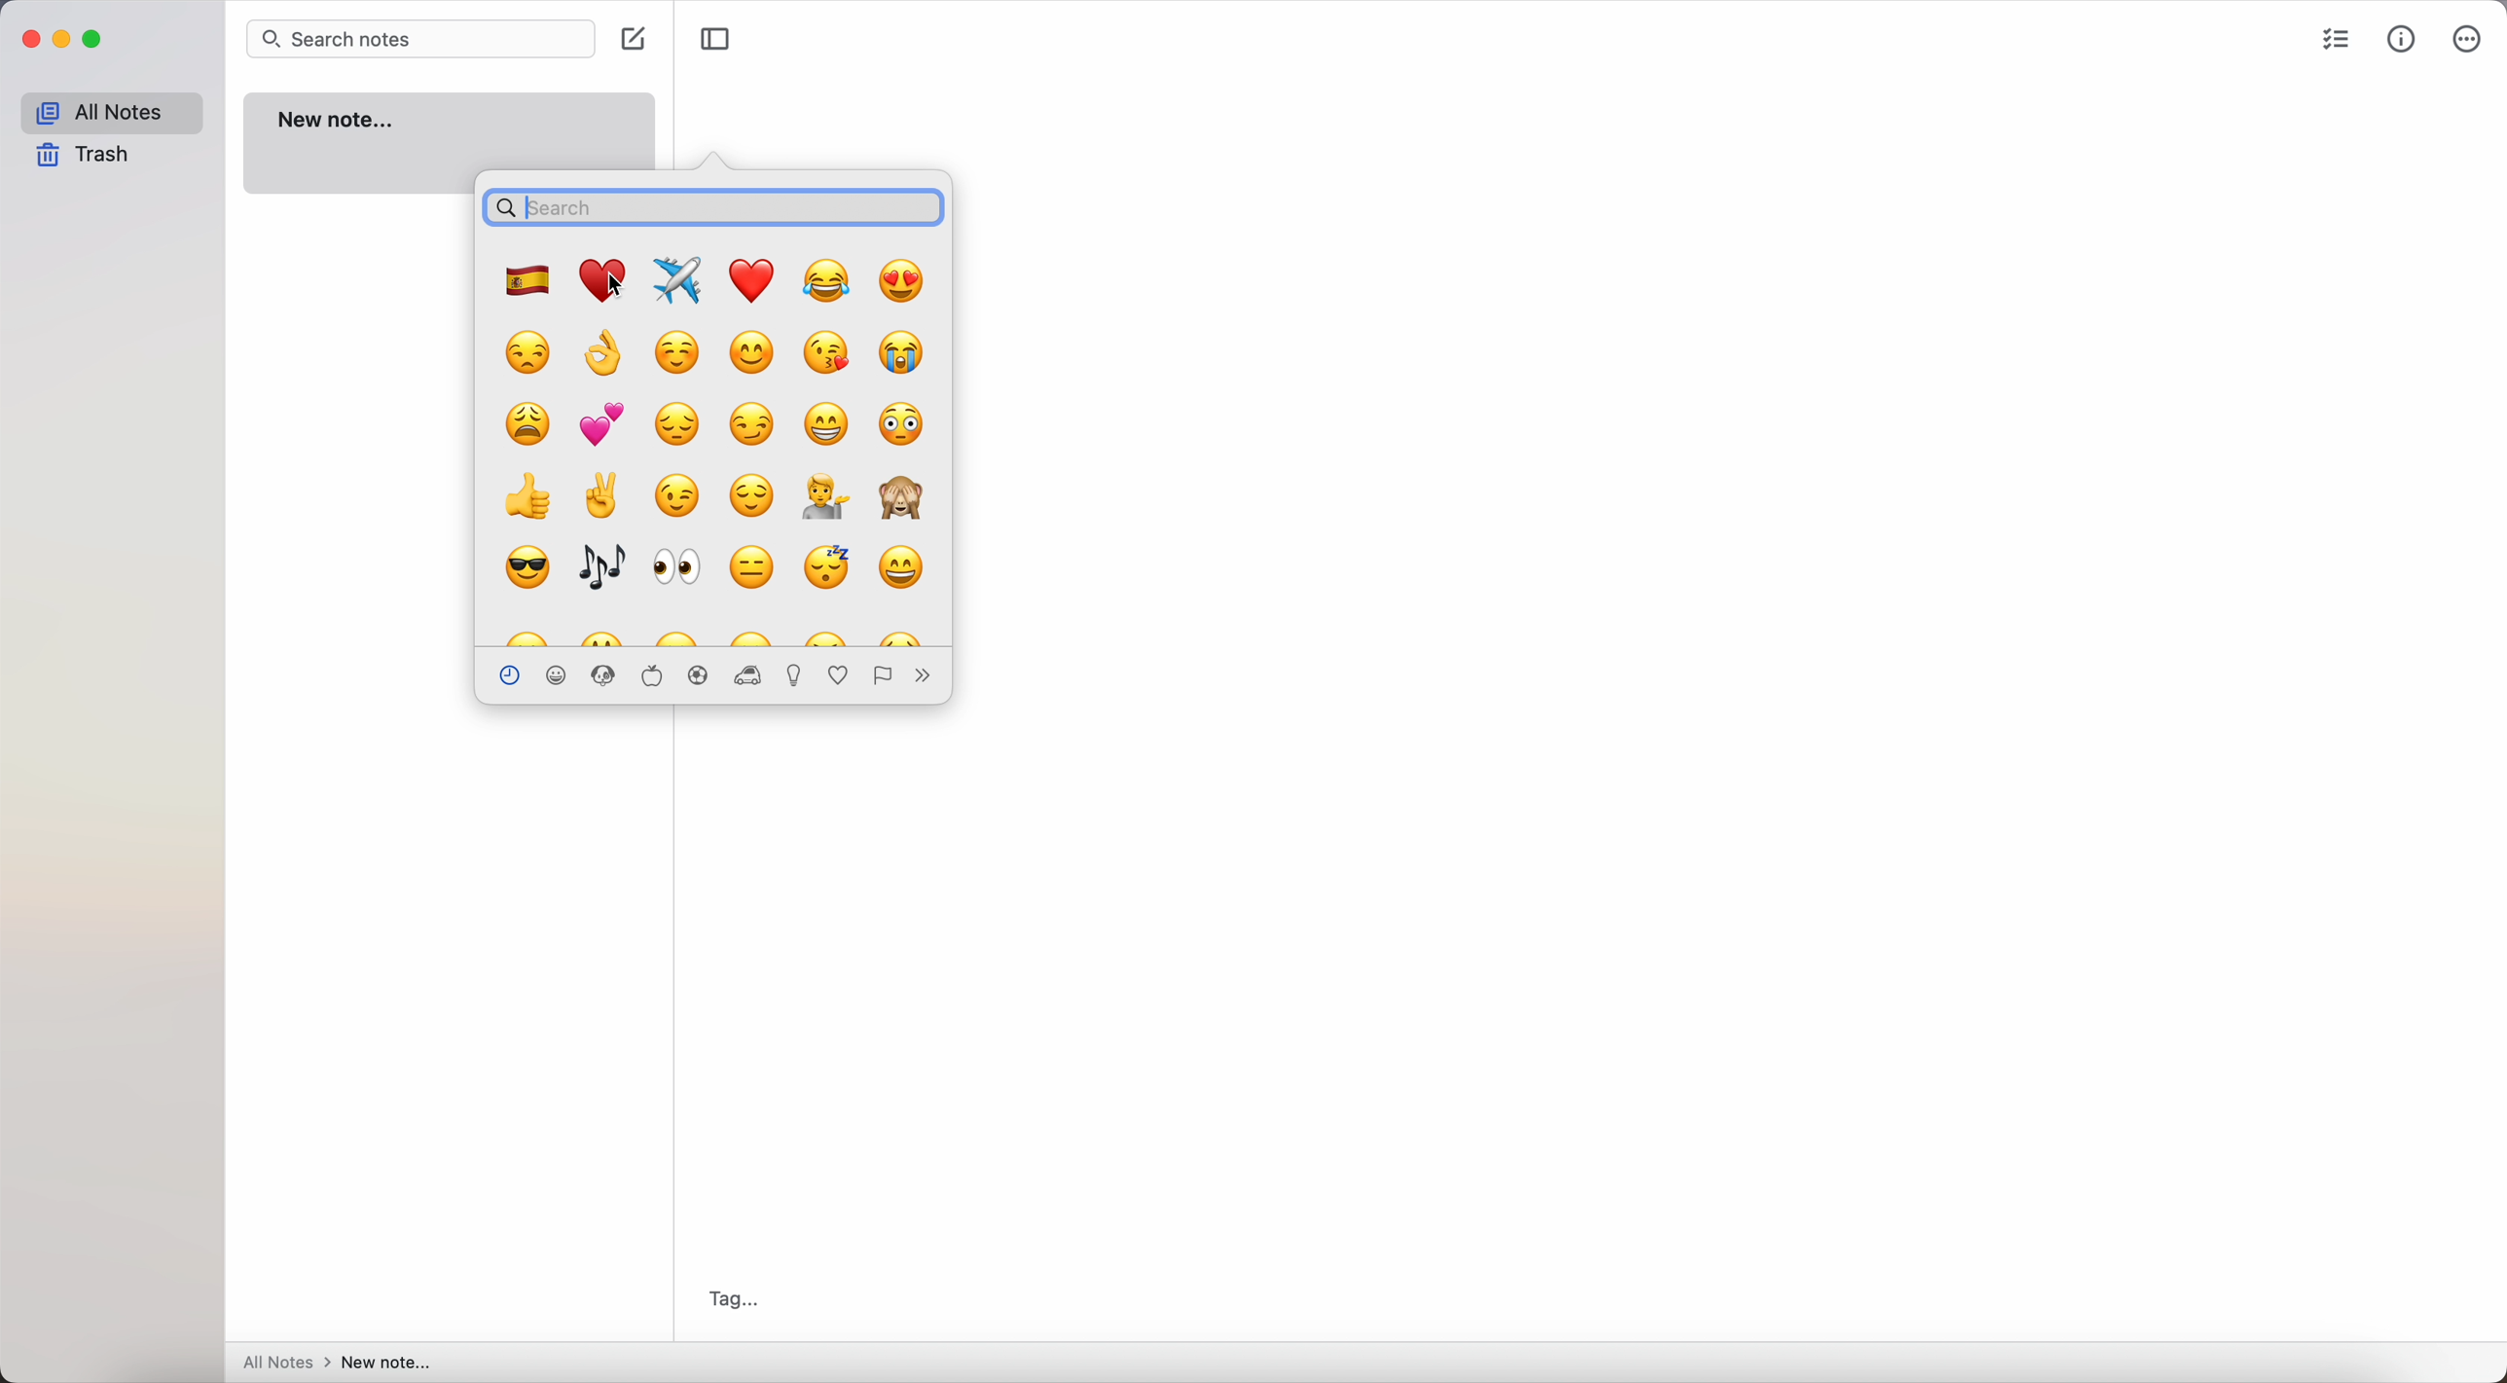 This screenshot has width=2507, height=1383. I want to click on trash, so click(85, 157).